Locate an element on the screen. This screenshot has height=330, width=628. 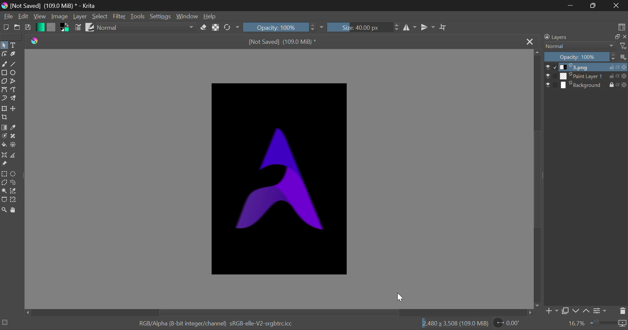
zoom slider is located at coordinates (608, 323).